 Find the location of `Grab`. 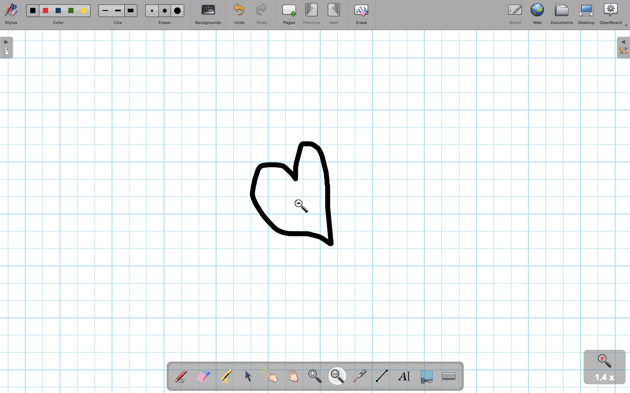

Grab is located at coordinates (293, 376).